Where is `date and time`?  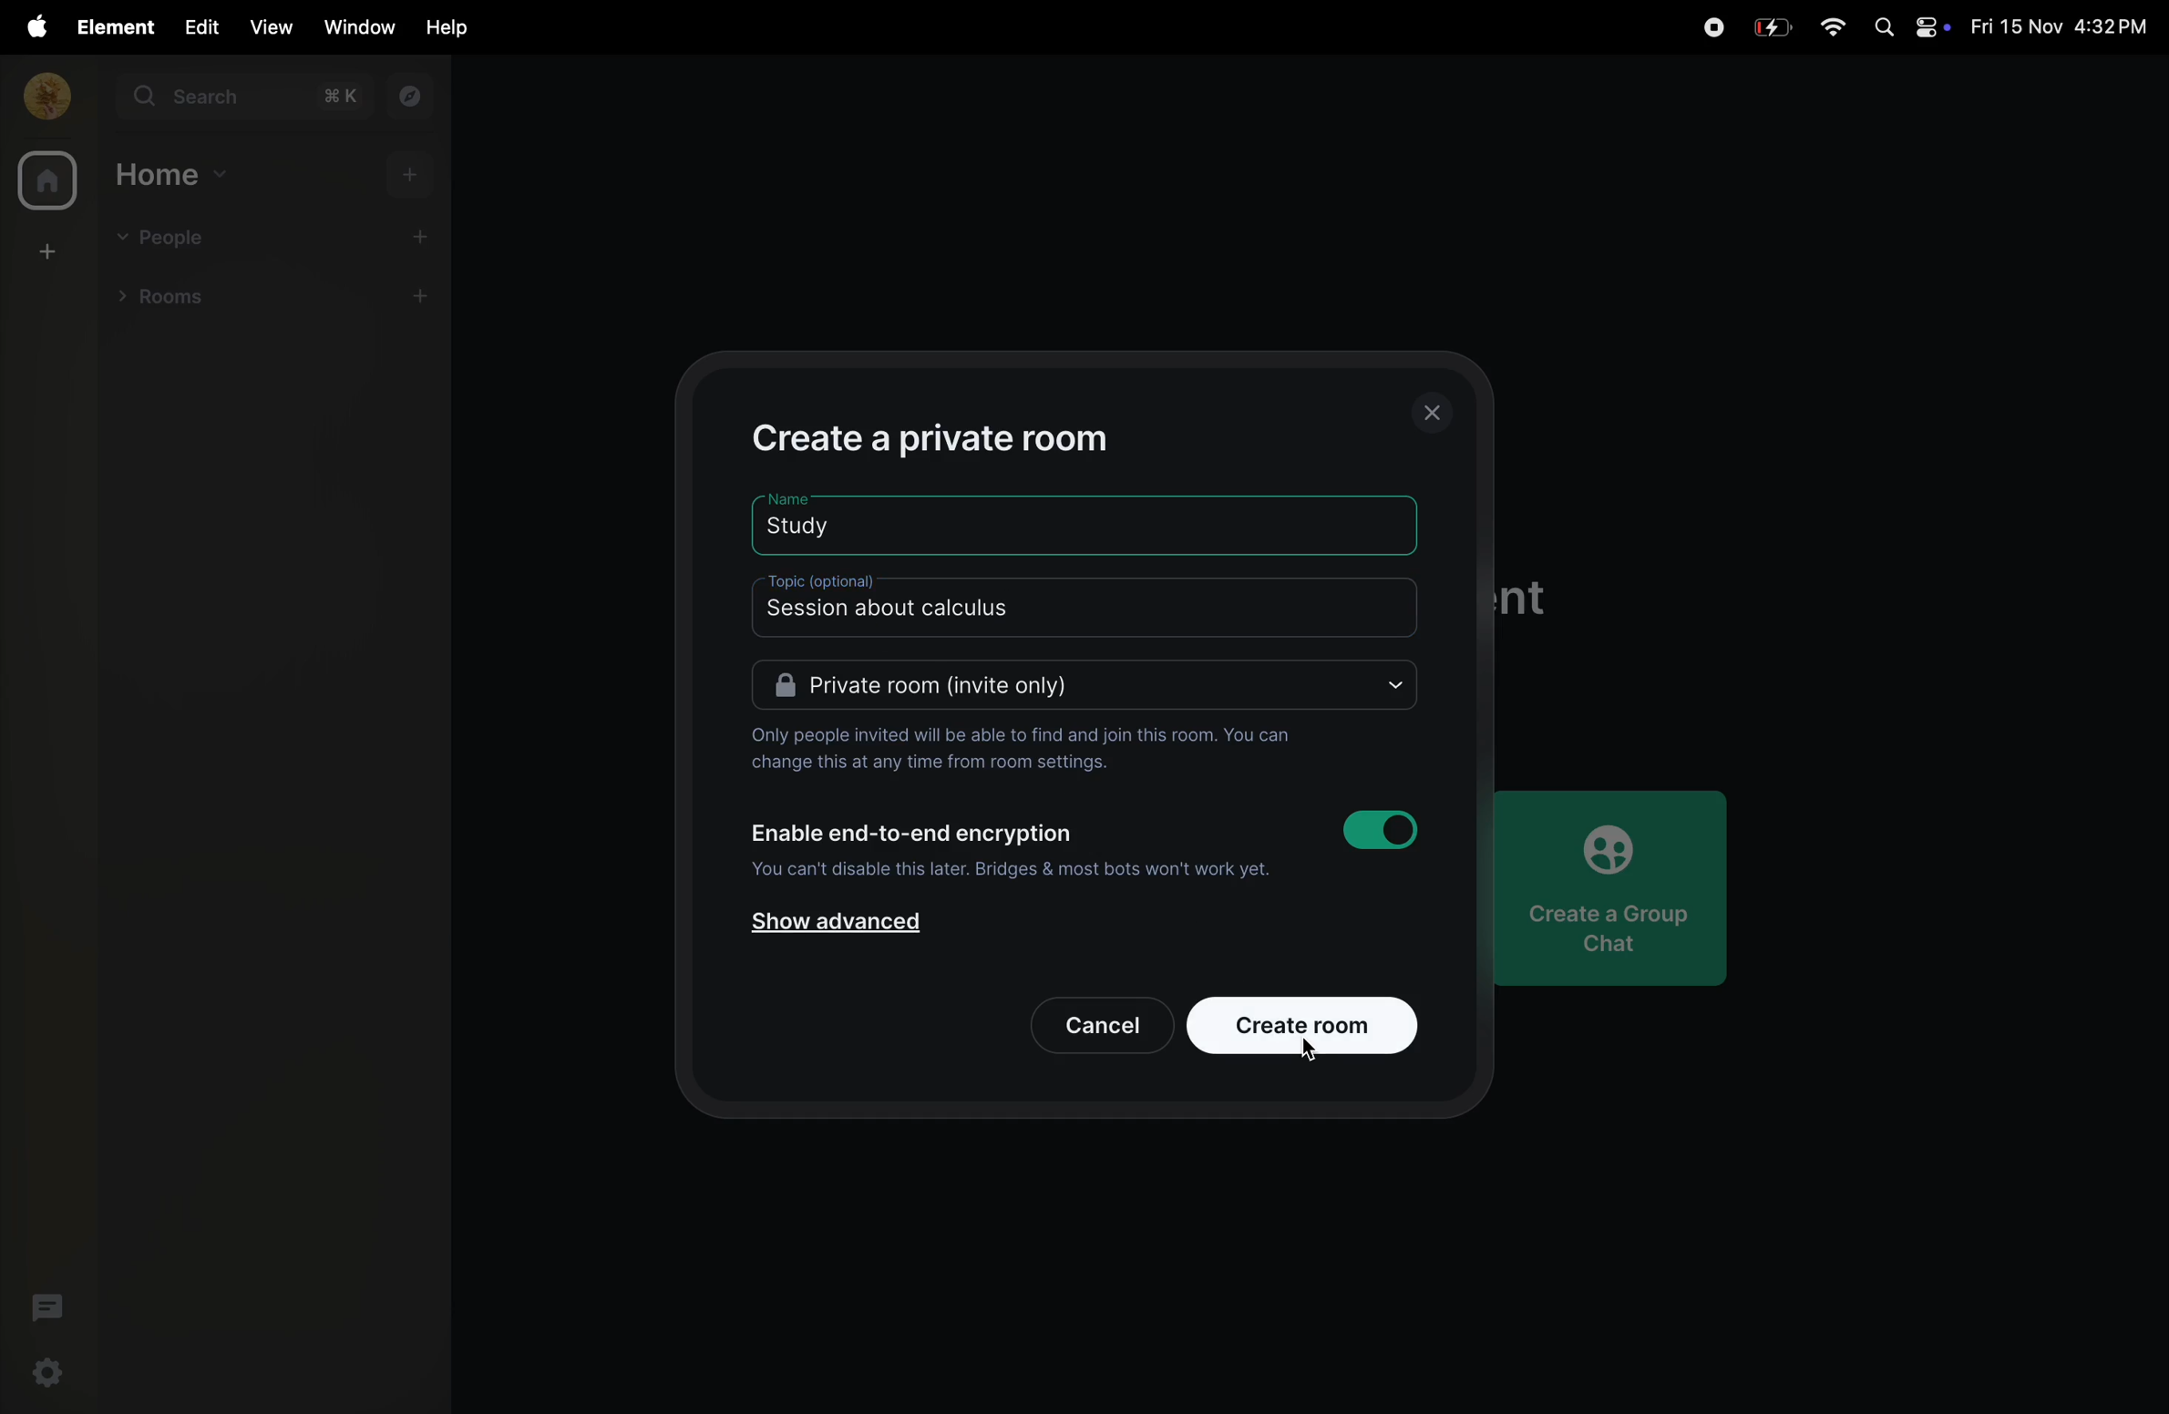 date and time is located at coordinates (2059, 27).